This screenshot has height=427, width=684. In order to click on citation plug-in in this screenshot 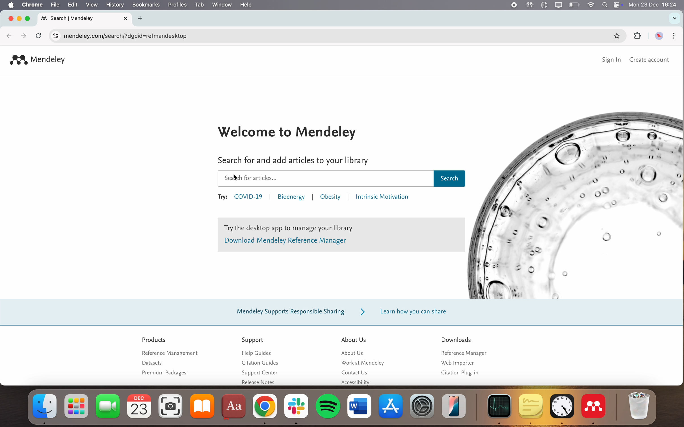, I will do `click(460, 373)`.